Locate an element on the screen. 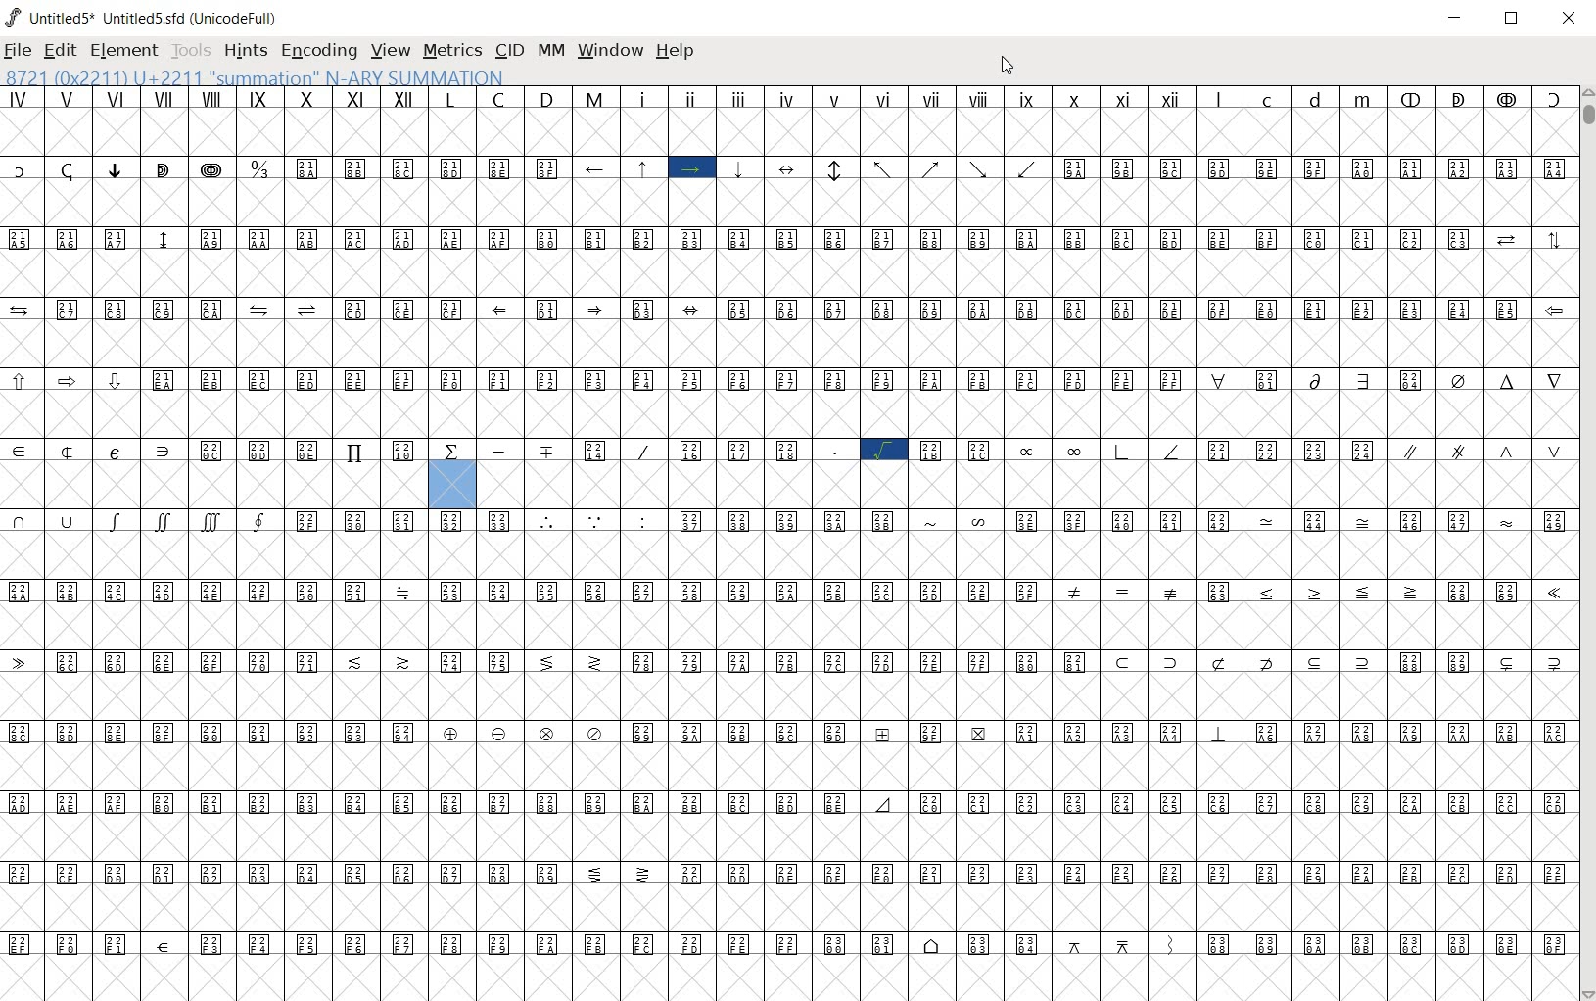 The height and width of the screenshot is (1001, 1596). TOOLS is located at coordinates (189, 49).